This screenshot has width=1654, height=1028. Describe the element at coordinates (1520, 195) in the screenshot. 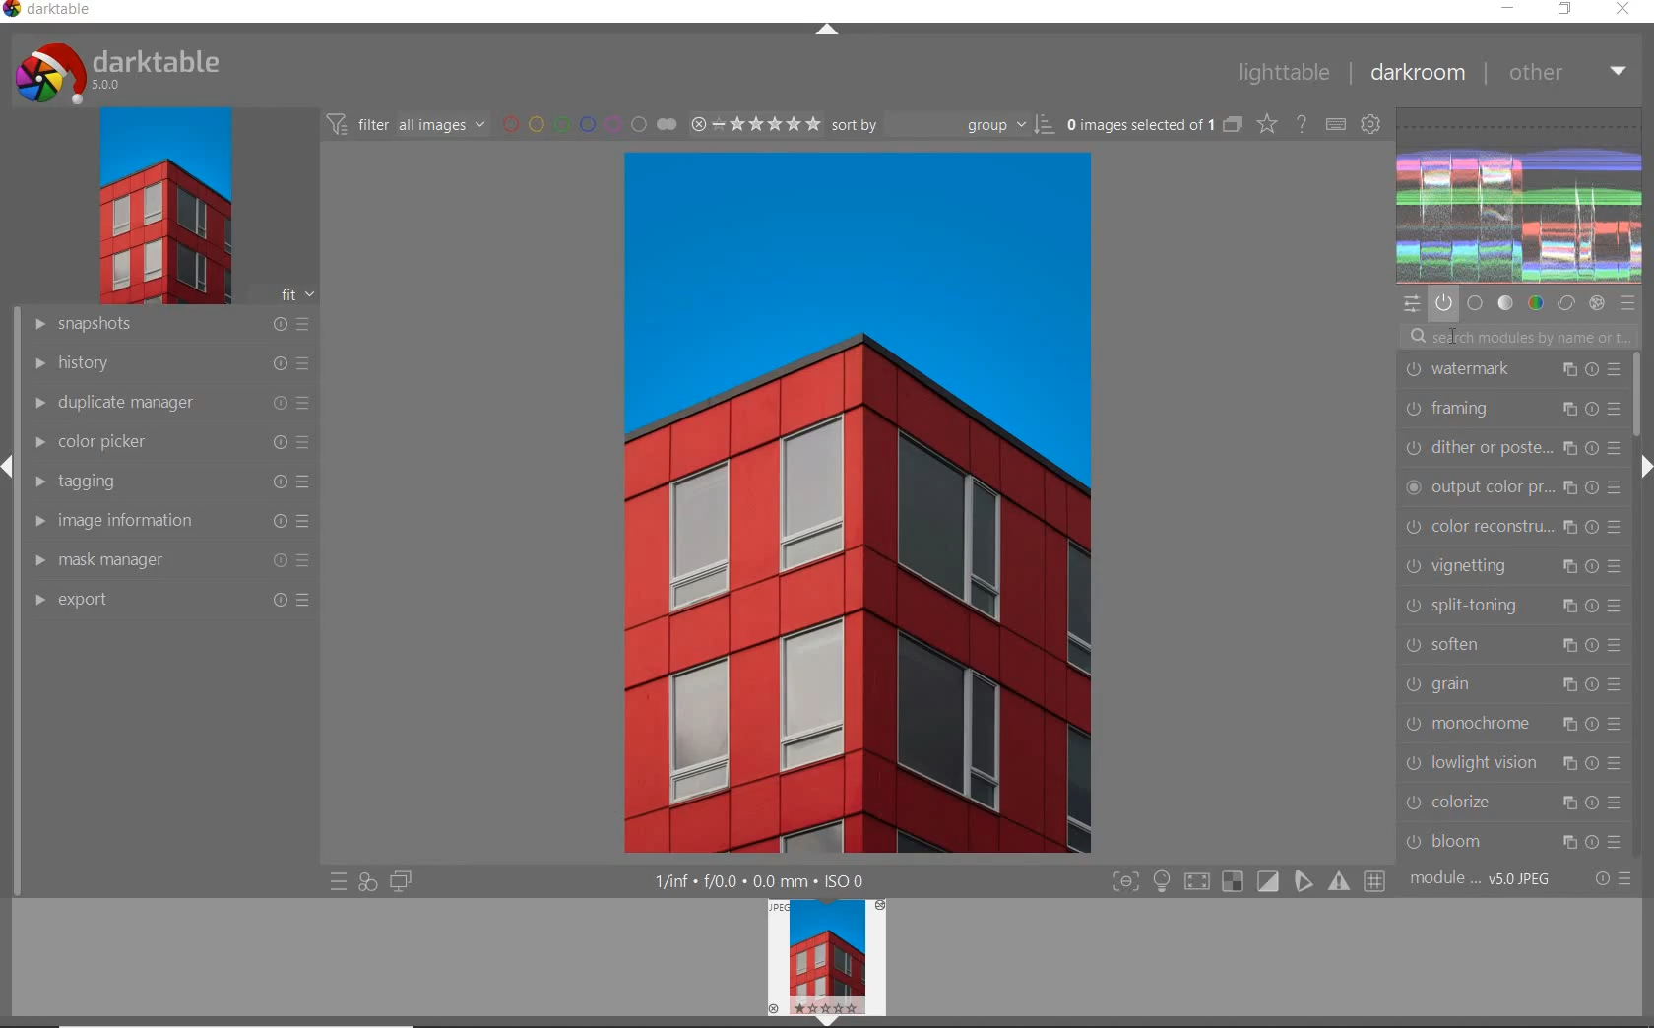

I see `wave form` at that location.